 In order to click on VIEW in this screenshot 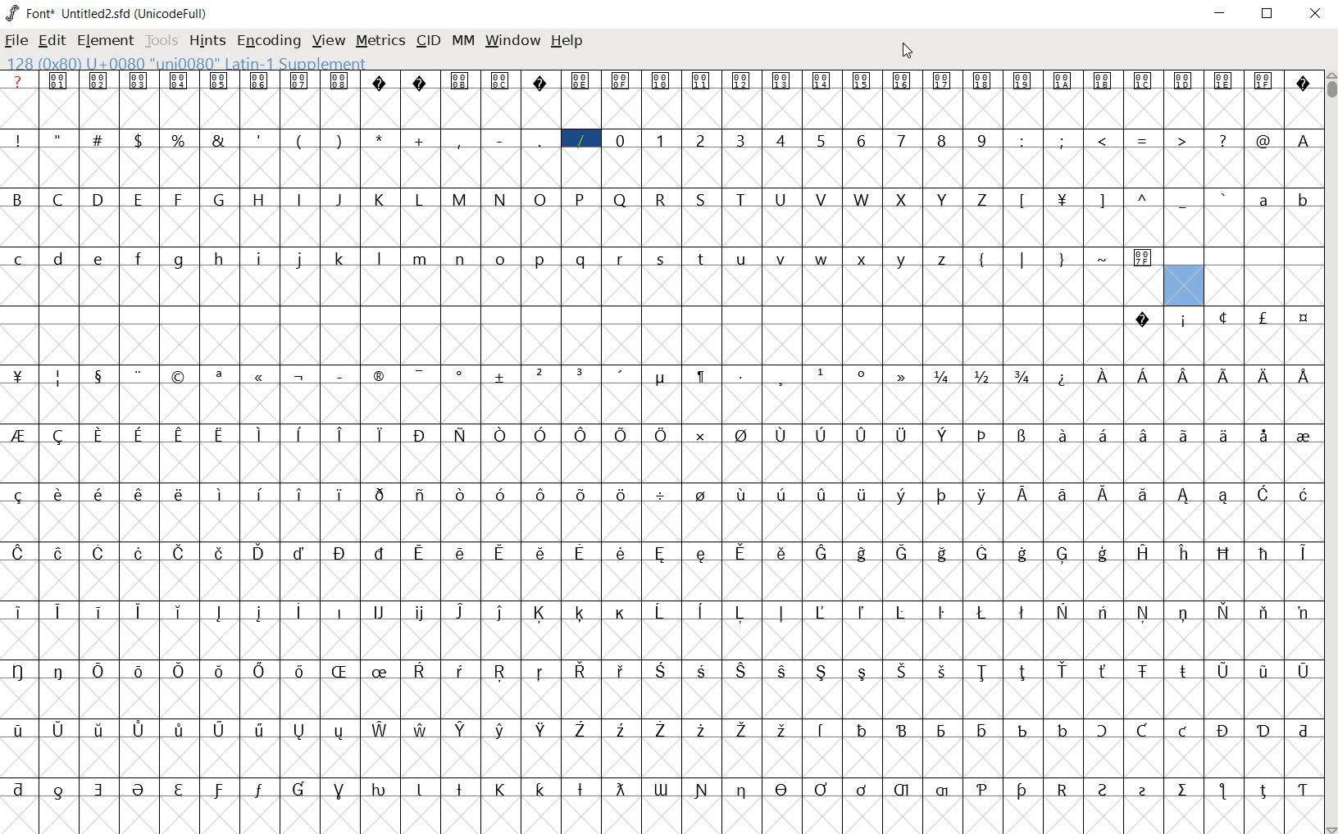, I will do `click(329, 39)`.